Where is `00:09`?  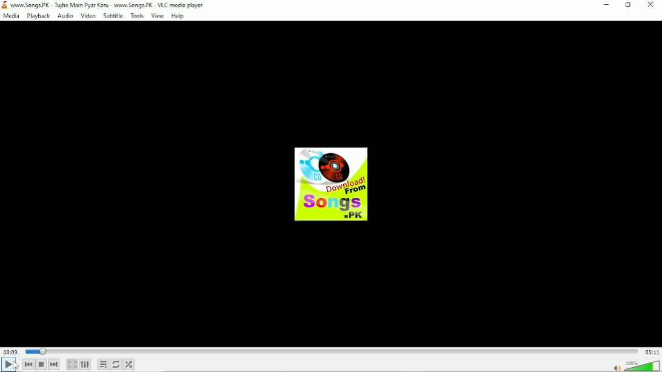 00:09 is located at coordinates (12, 350).